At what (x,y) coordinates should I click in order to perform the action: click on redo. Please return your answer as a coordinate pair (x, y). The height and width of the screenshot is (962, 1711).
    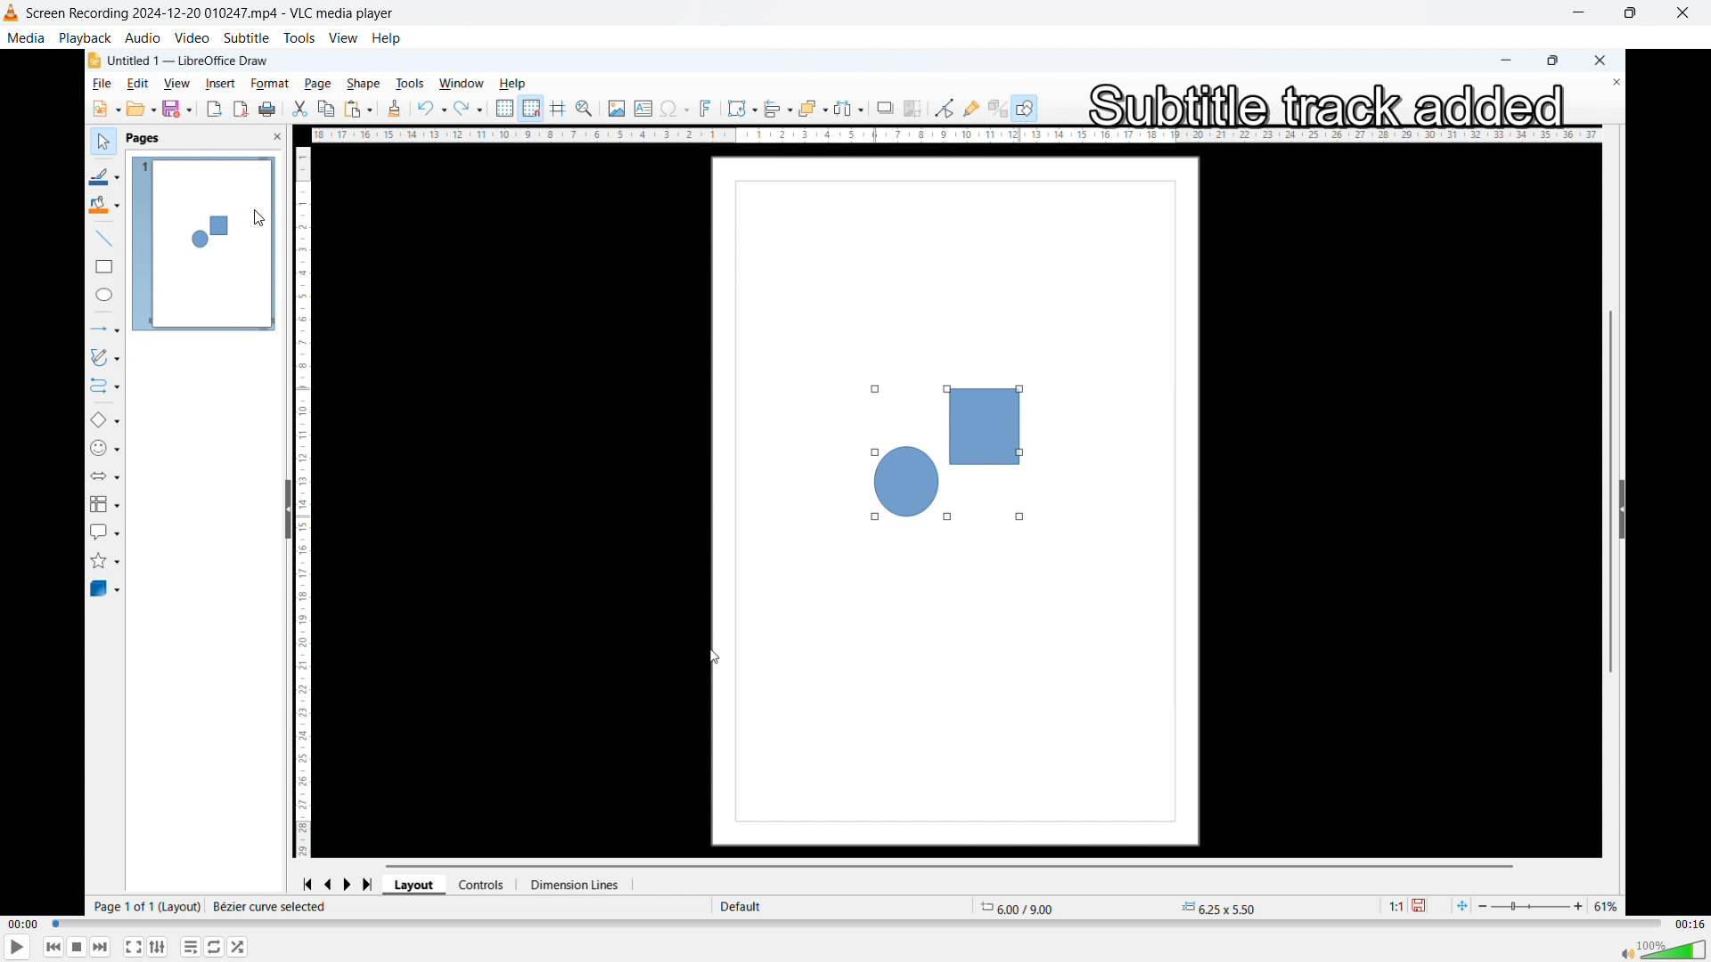
    Looking at the image, I should click on (470, 107).